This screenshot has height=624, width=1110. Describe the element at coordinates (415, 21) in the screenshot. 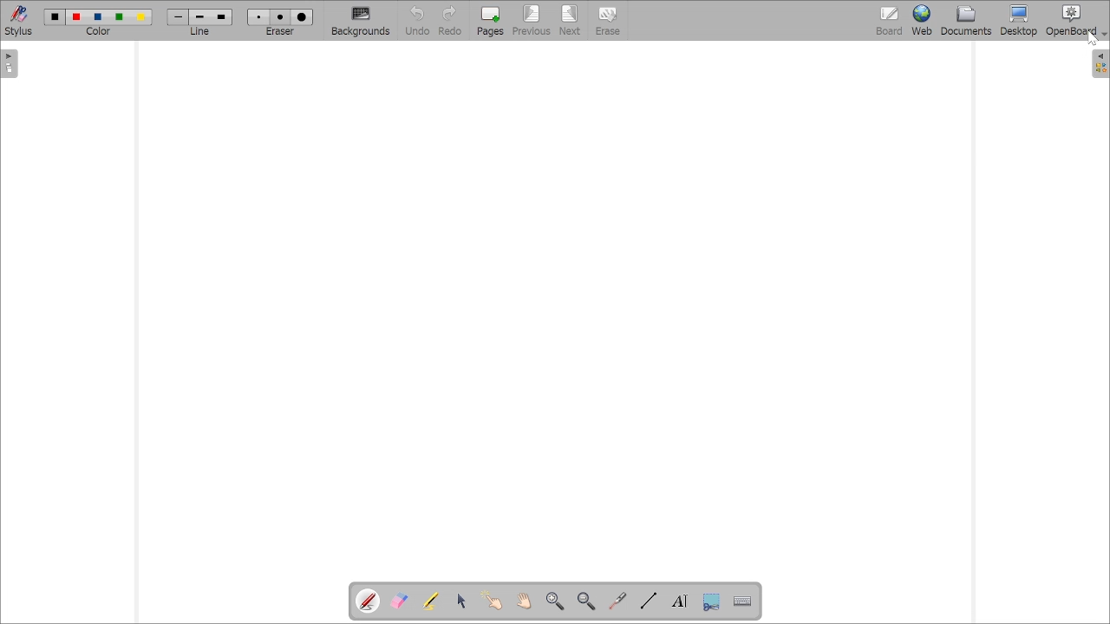

I see `` at that location.